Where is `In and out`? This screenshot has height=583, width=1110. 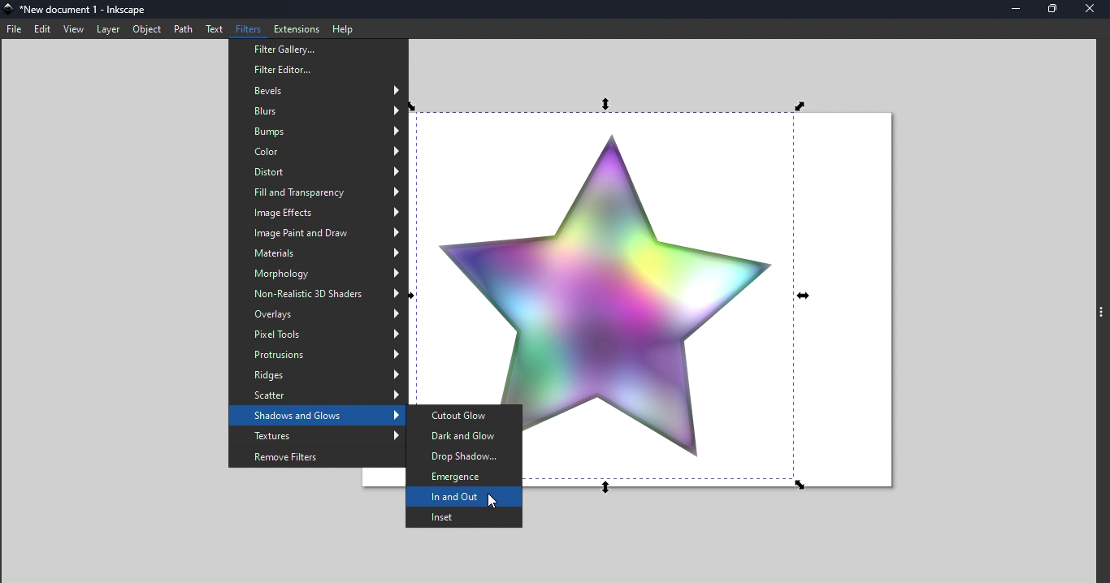
In and out is located at coordinates (466, 498).